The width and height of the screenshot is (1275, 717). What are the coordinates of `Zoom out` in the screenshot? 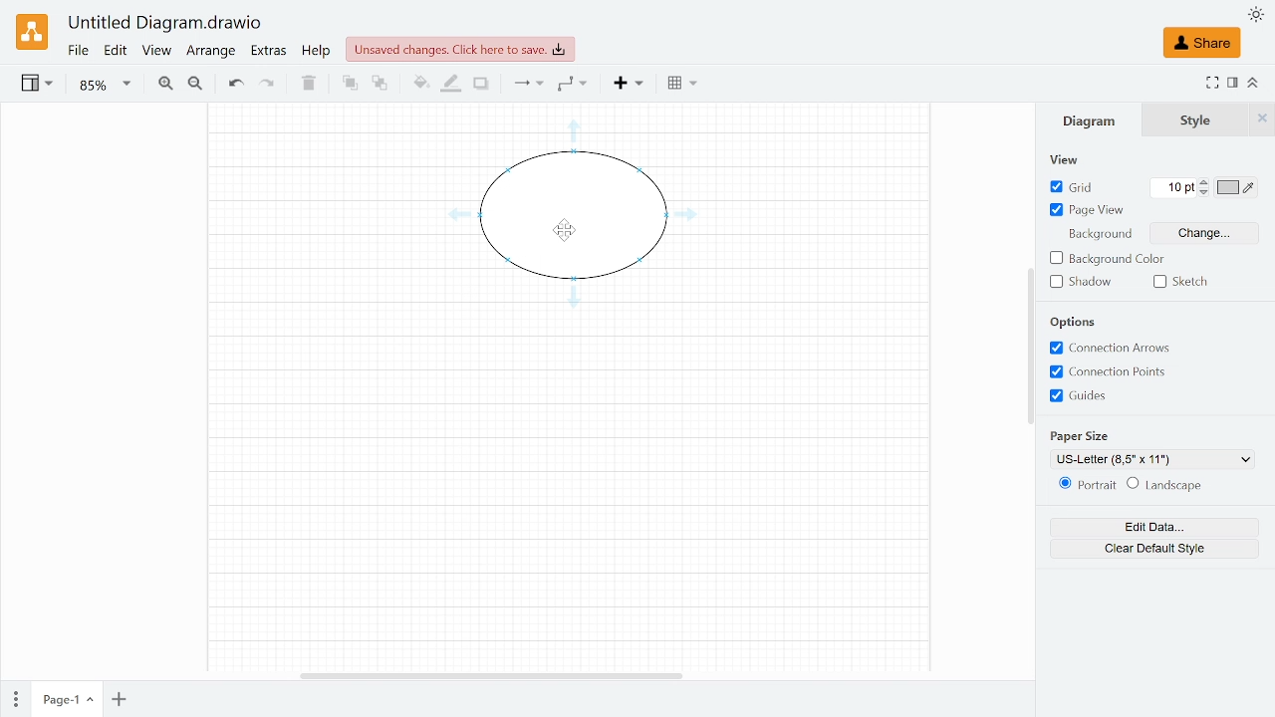 It's located at (198, 86).